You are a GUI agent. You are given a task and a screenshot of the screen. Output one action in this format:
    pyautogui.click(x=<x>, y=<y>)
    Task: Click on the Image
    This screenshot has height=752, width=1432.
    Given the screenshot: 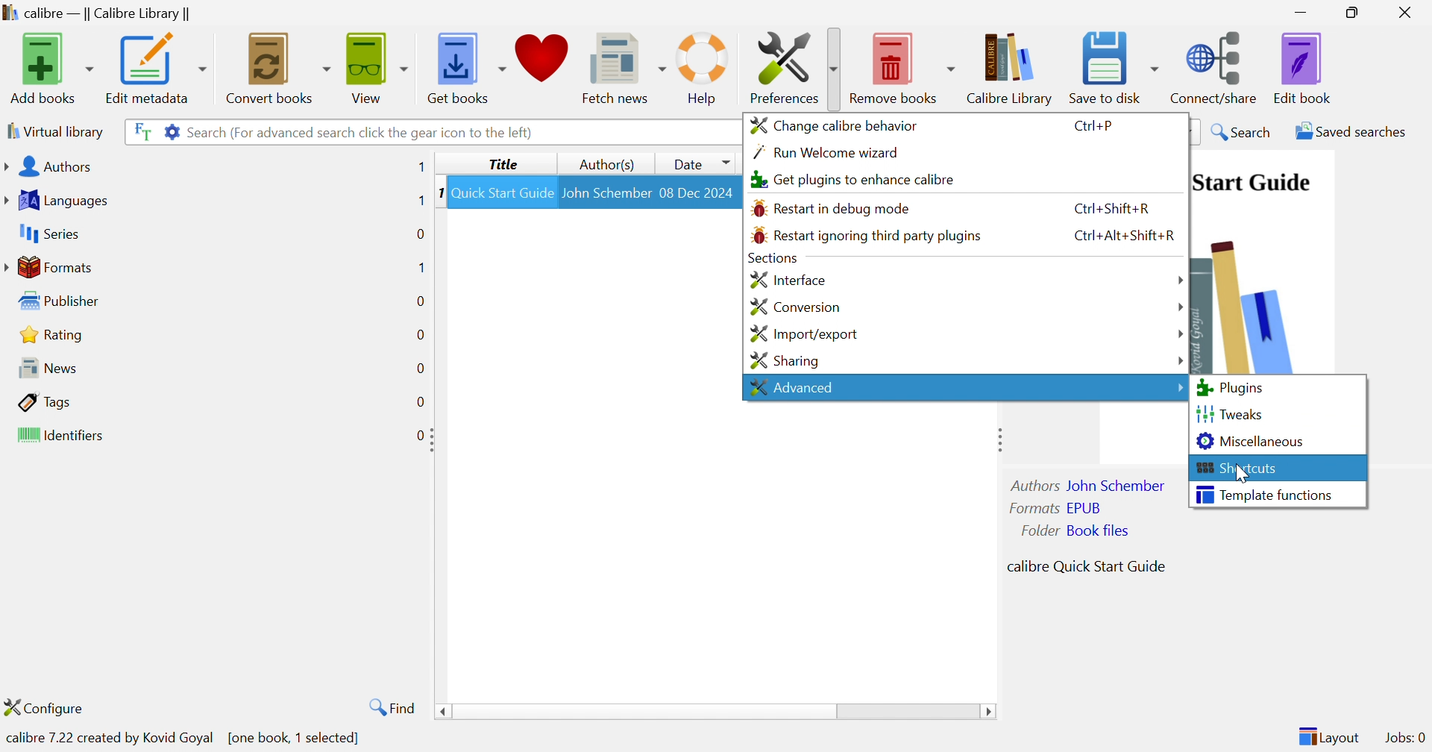 What is the action you would take?
    pyautogui.click(x=1246, y=301)
    